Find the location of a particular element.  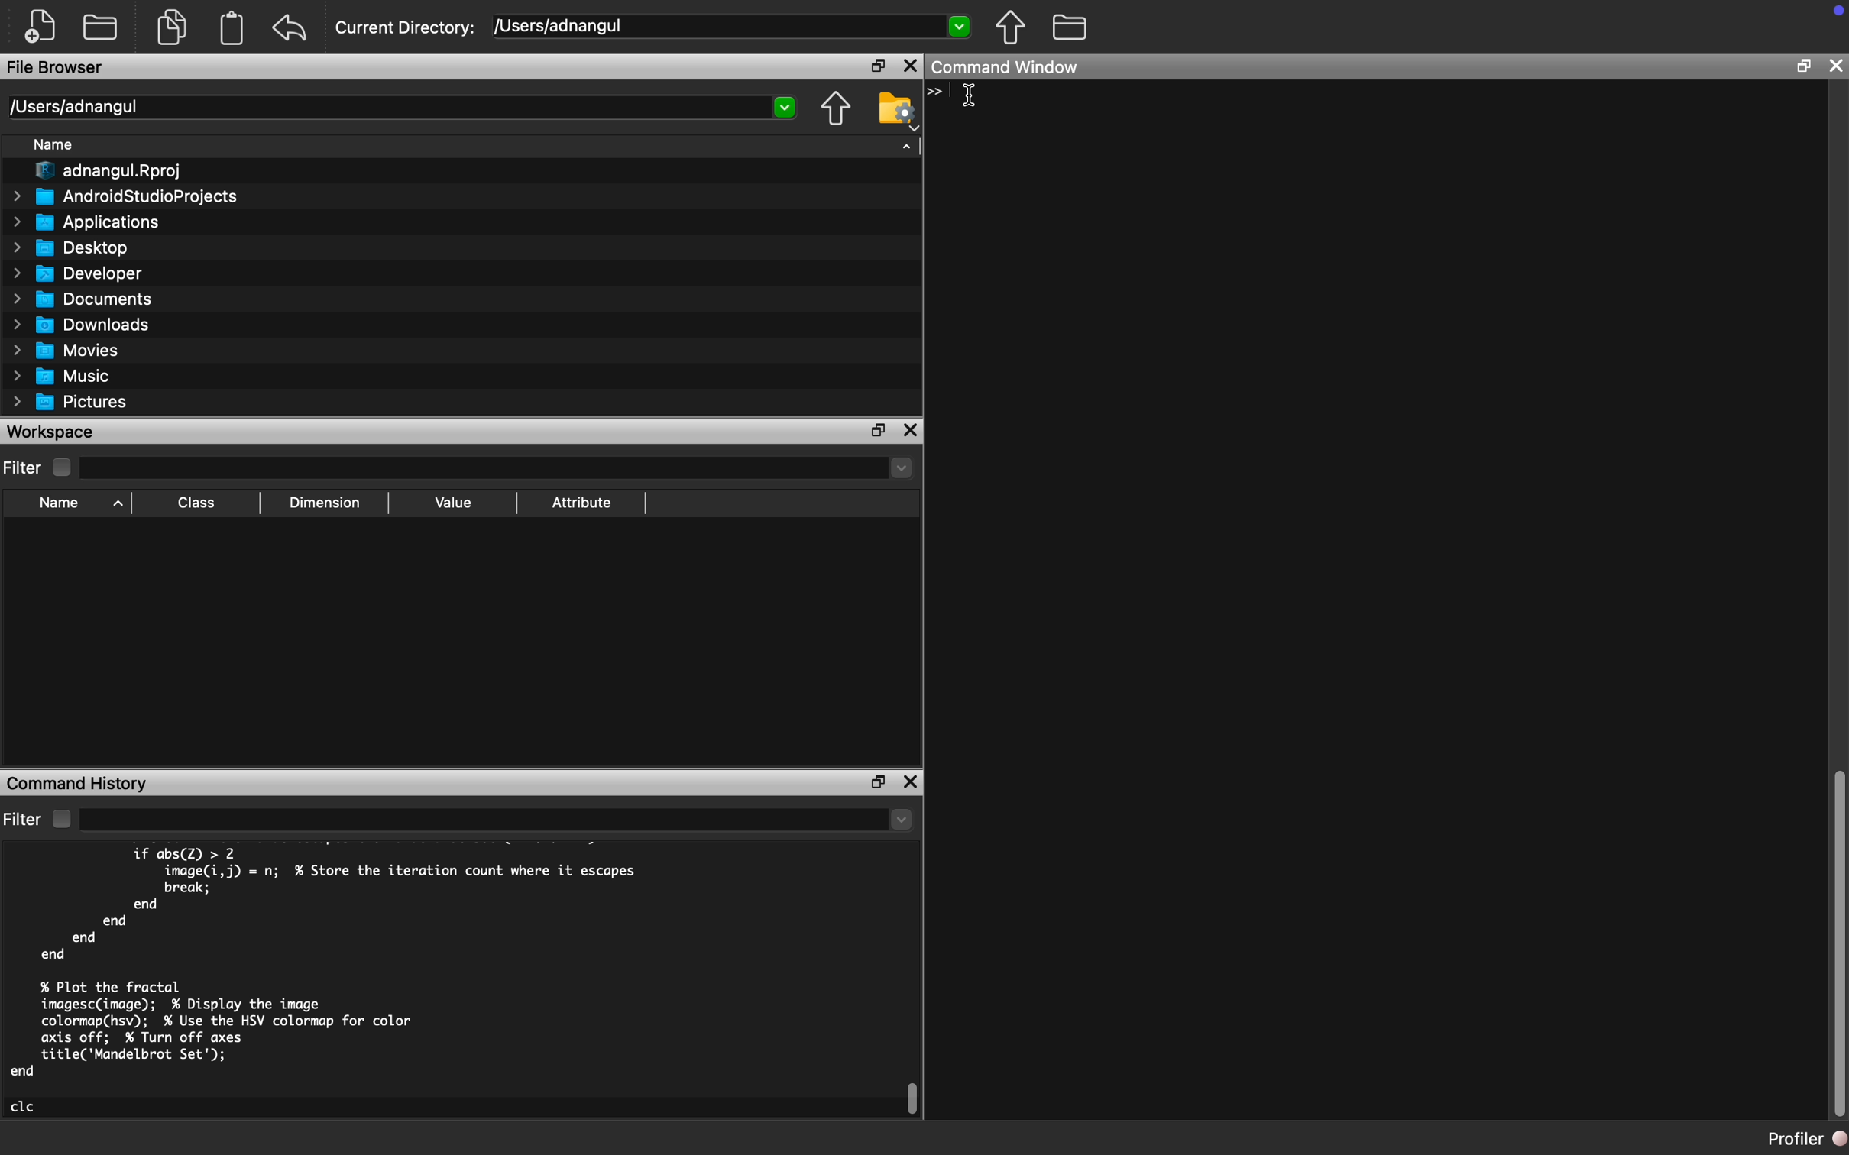

clc is located at coordinates (25, 1106).